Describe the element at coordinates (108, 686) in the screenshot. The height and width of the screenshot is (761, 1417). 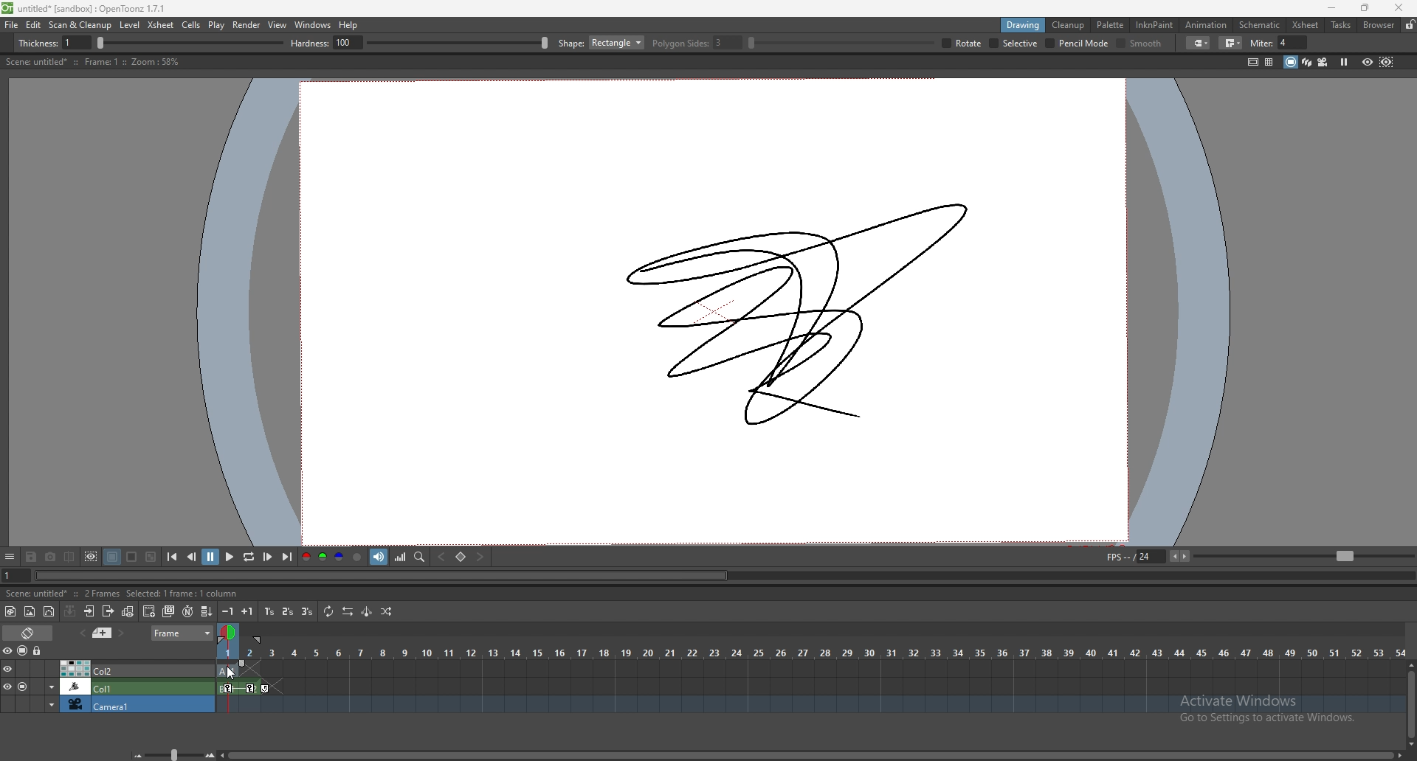
I see `column 1` at that location.